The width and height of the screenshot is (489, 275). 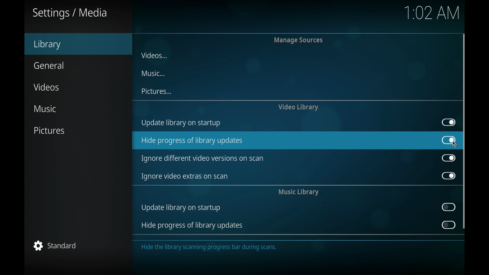 What do you see at coordinates (449, 225) in the screenshot?
I see `toggle button` at bounding box center [449, 225].